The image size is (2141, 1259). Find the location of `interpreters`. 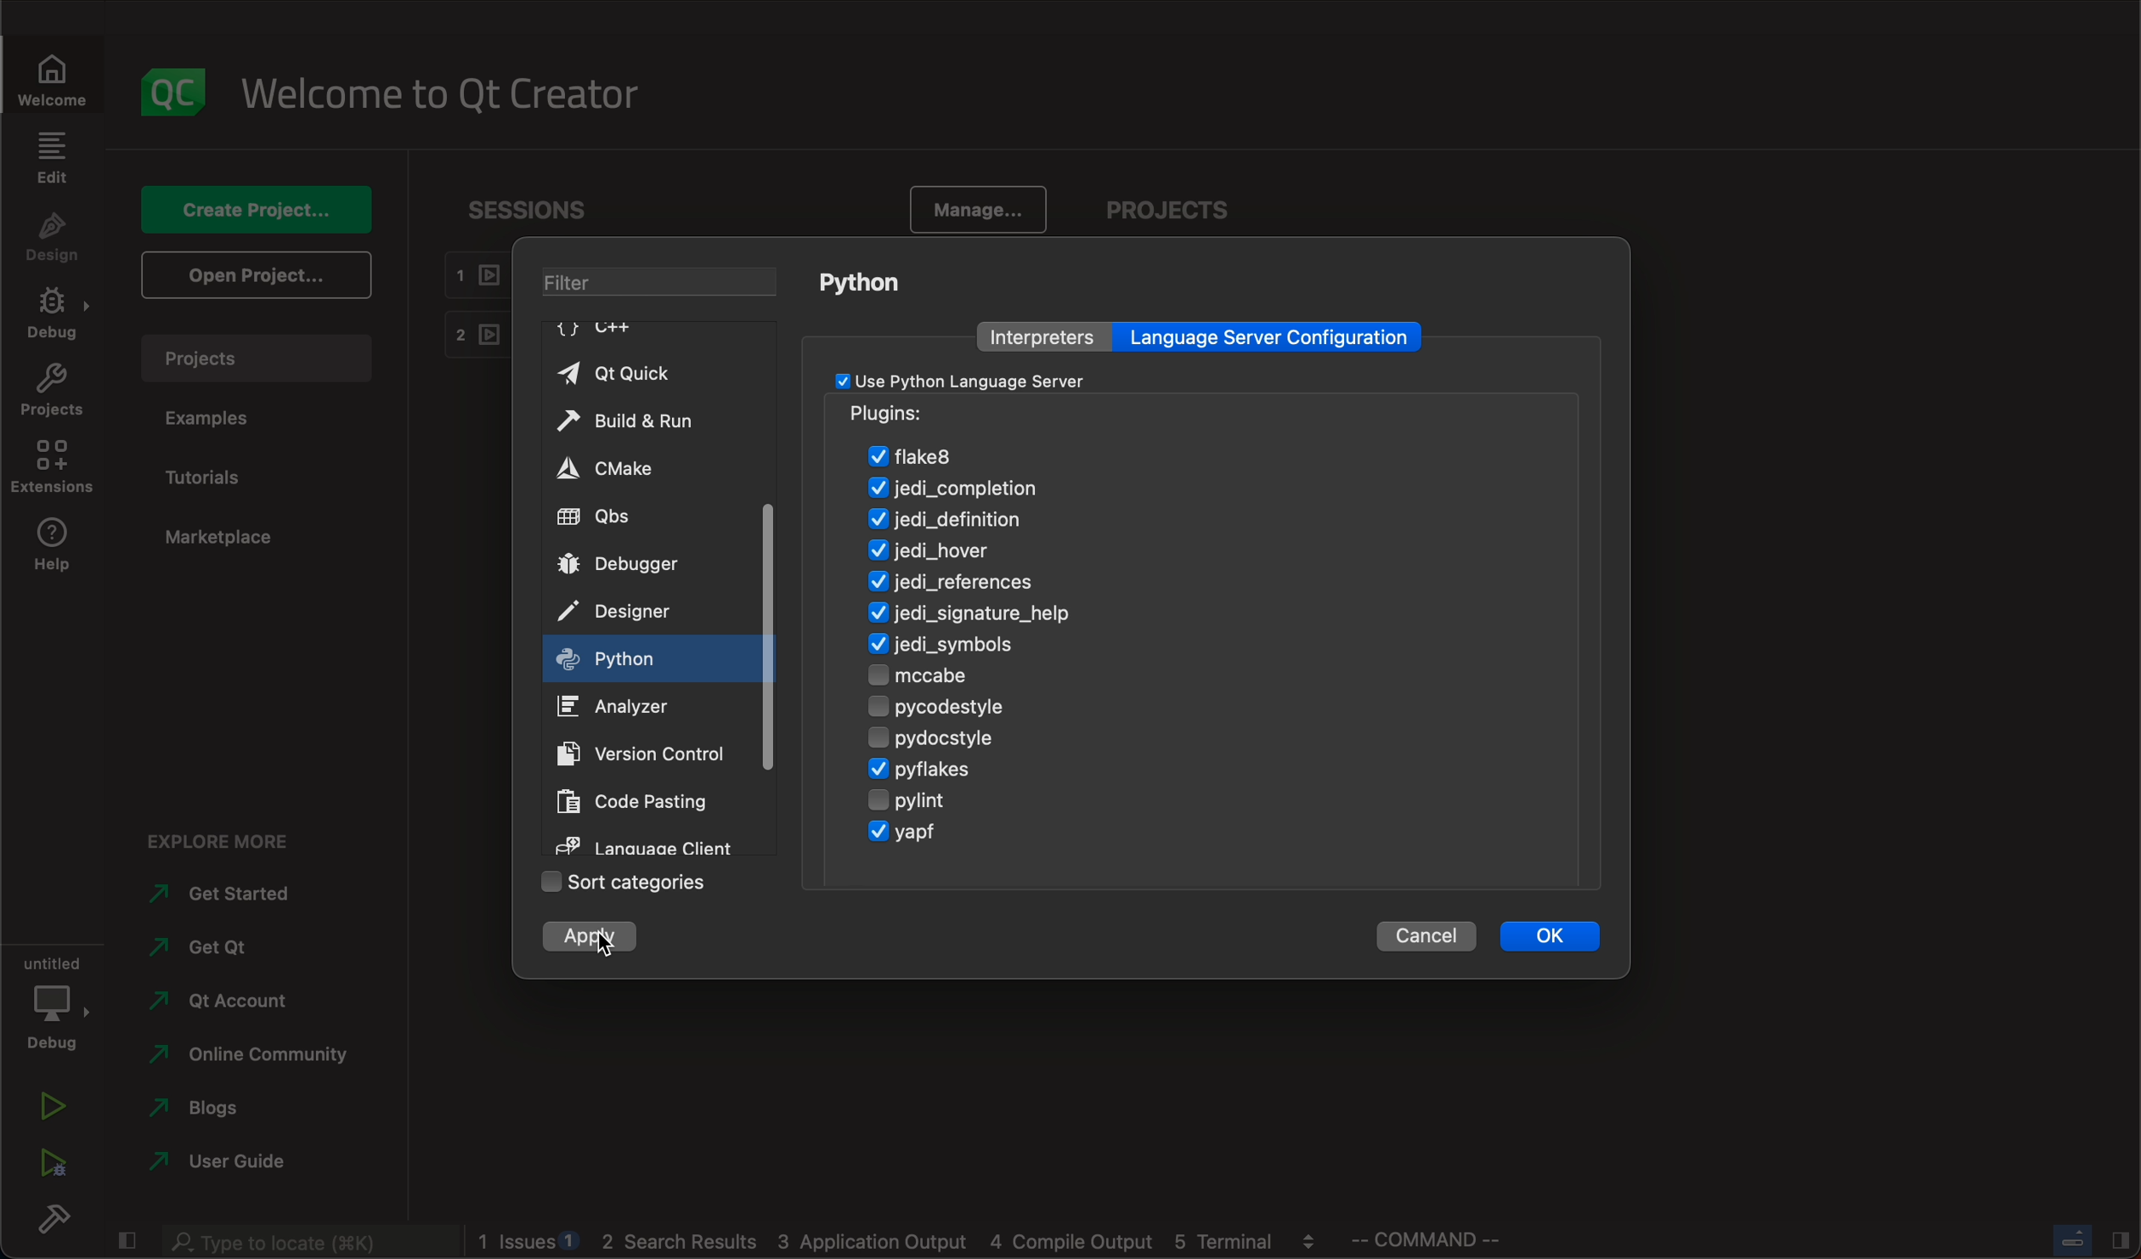

interpreters is located at coordinates (1044, 336).